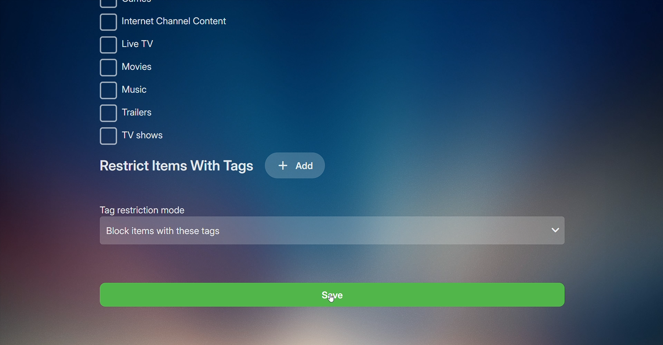 The width and height of the screenshot is (663, 345). I want to click on Live TV, so click(139, 45).